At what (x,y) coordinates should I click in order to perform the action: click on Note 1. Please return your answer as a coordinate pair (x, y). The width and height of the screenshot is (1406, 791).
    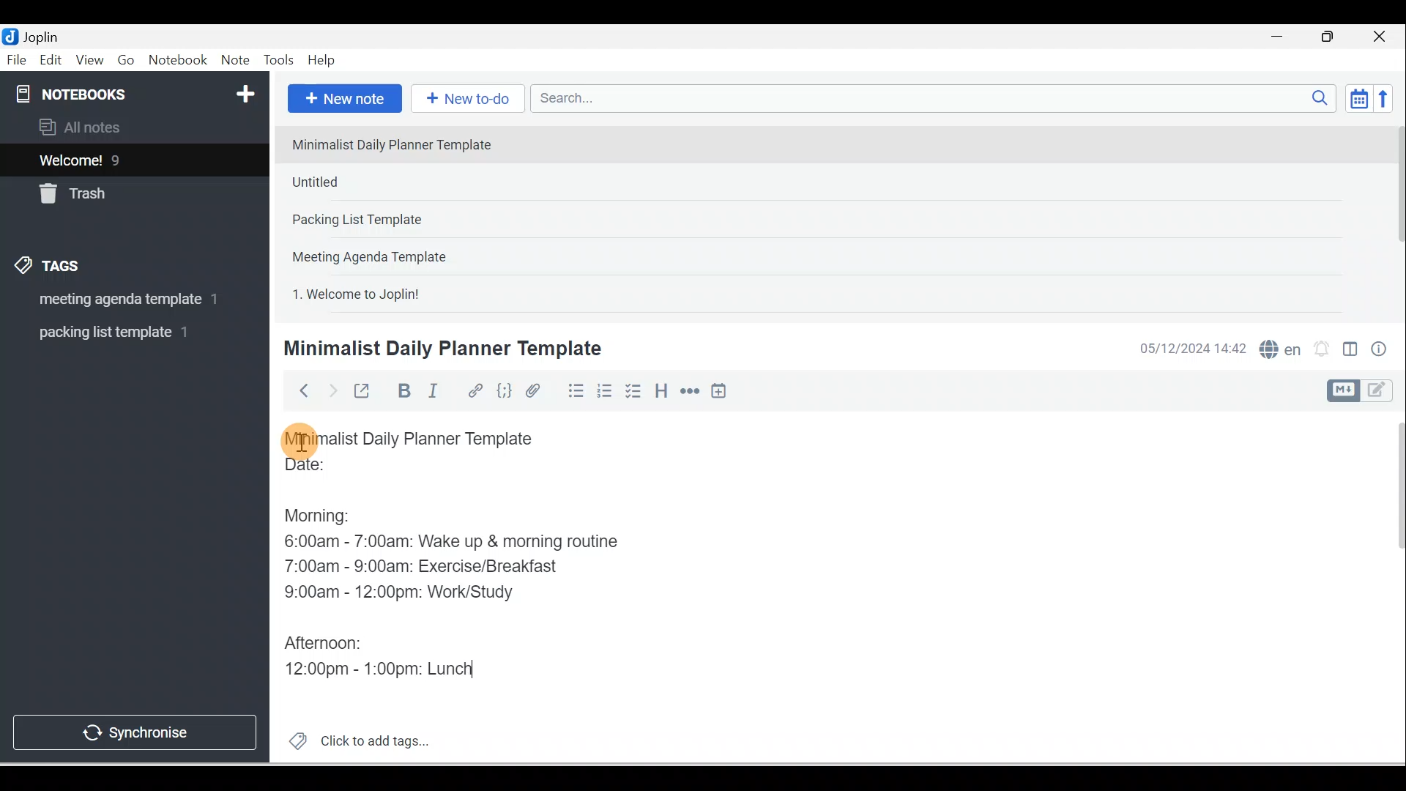
    Looking at the image, I should click on (402, 144).